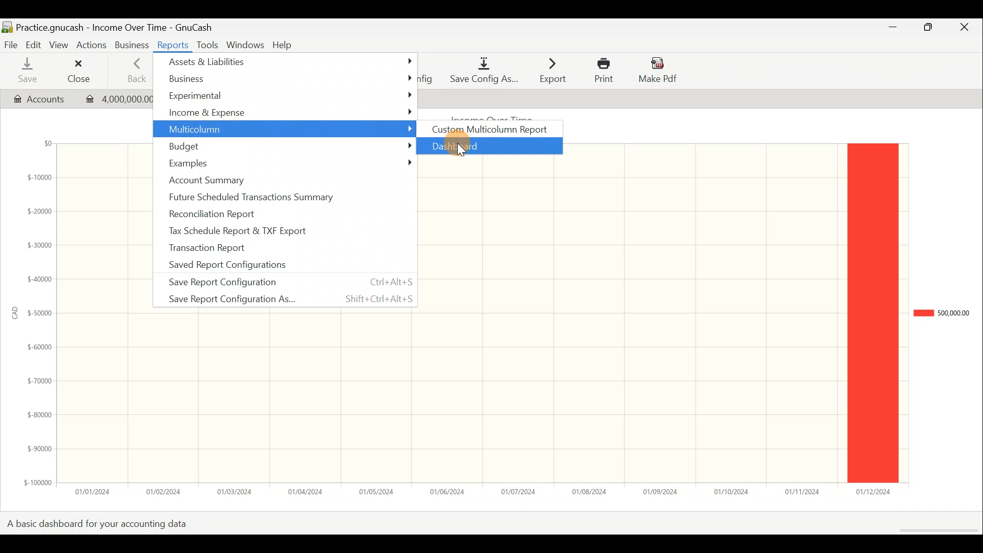  What do you see at coordinates (94, 48) in the screenshot?
I see `Actions` at bounding box center [94, 48].